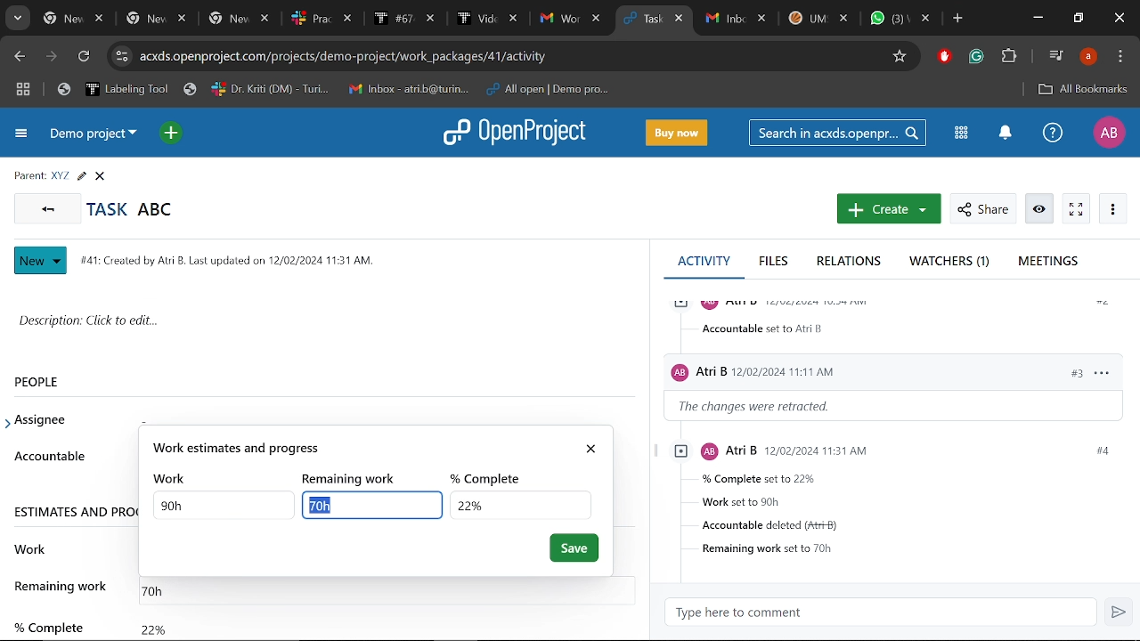 The width and height of the screenshot is (1140, 641). Describe the element at coordinates (1053, 134) in the screenshot. I see `Help` at that location.